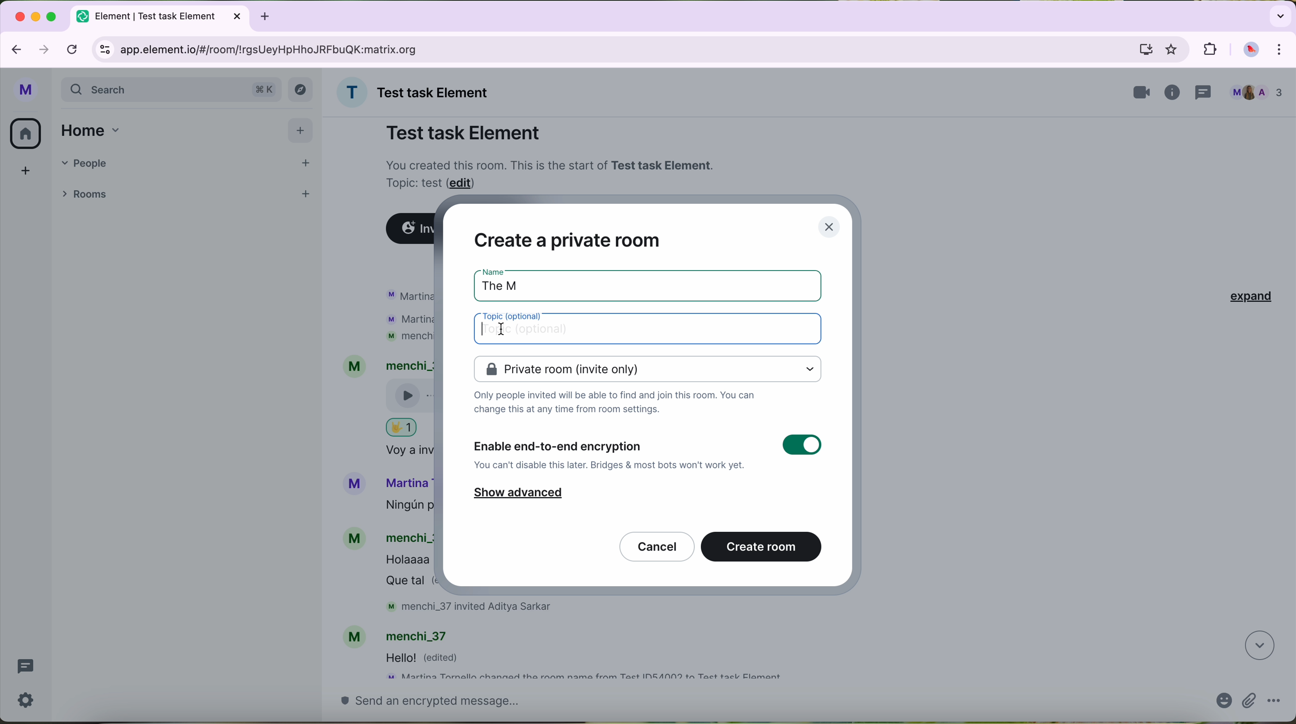 Image resolution: width=1296 pixels, height=724 pixels. I want to click on videocall, so click(1142, 93).